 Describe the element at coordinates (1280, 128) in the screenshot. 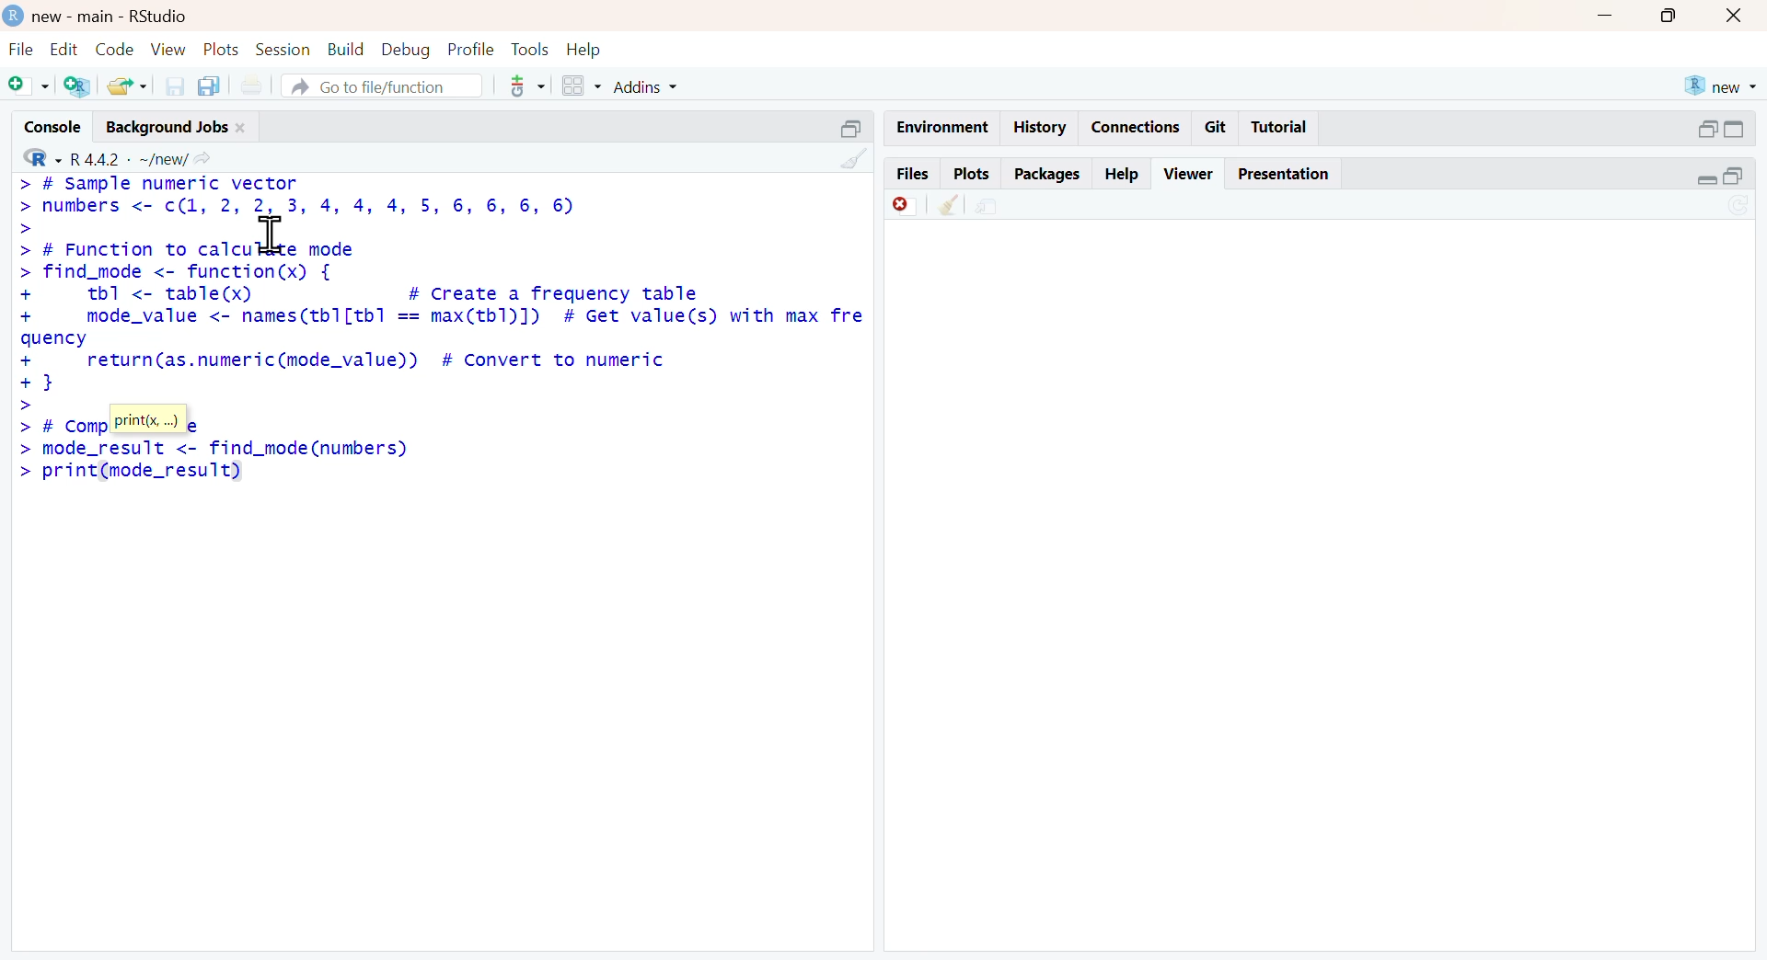

I see `tutorial` at that location.